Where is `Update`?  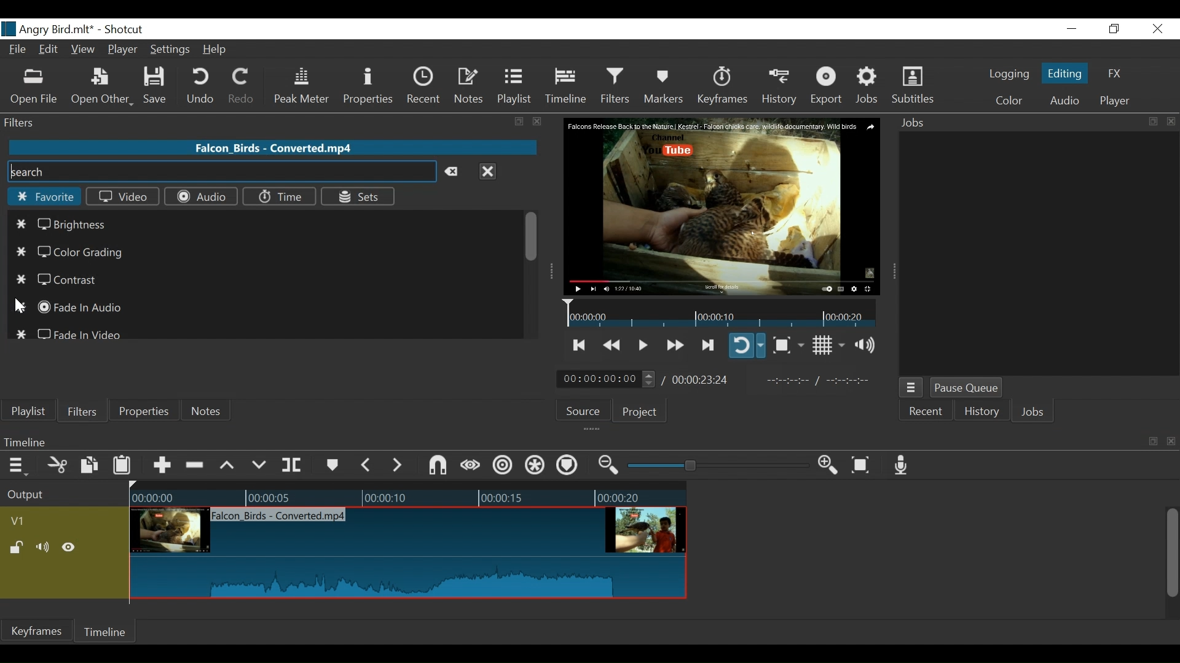 Update is located at coordinates (156, 382).